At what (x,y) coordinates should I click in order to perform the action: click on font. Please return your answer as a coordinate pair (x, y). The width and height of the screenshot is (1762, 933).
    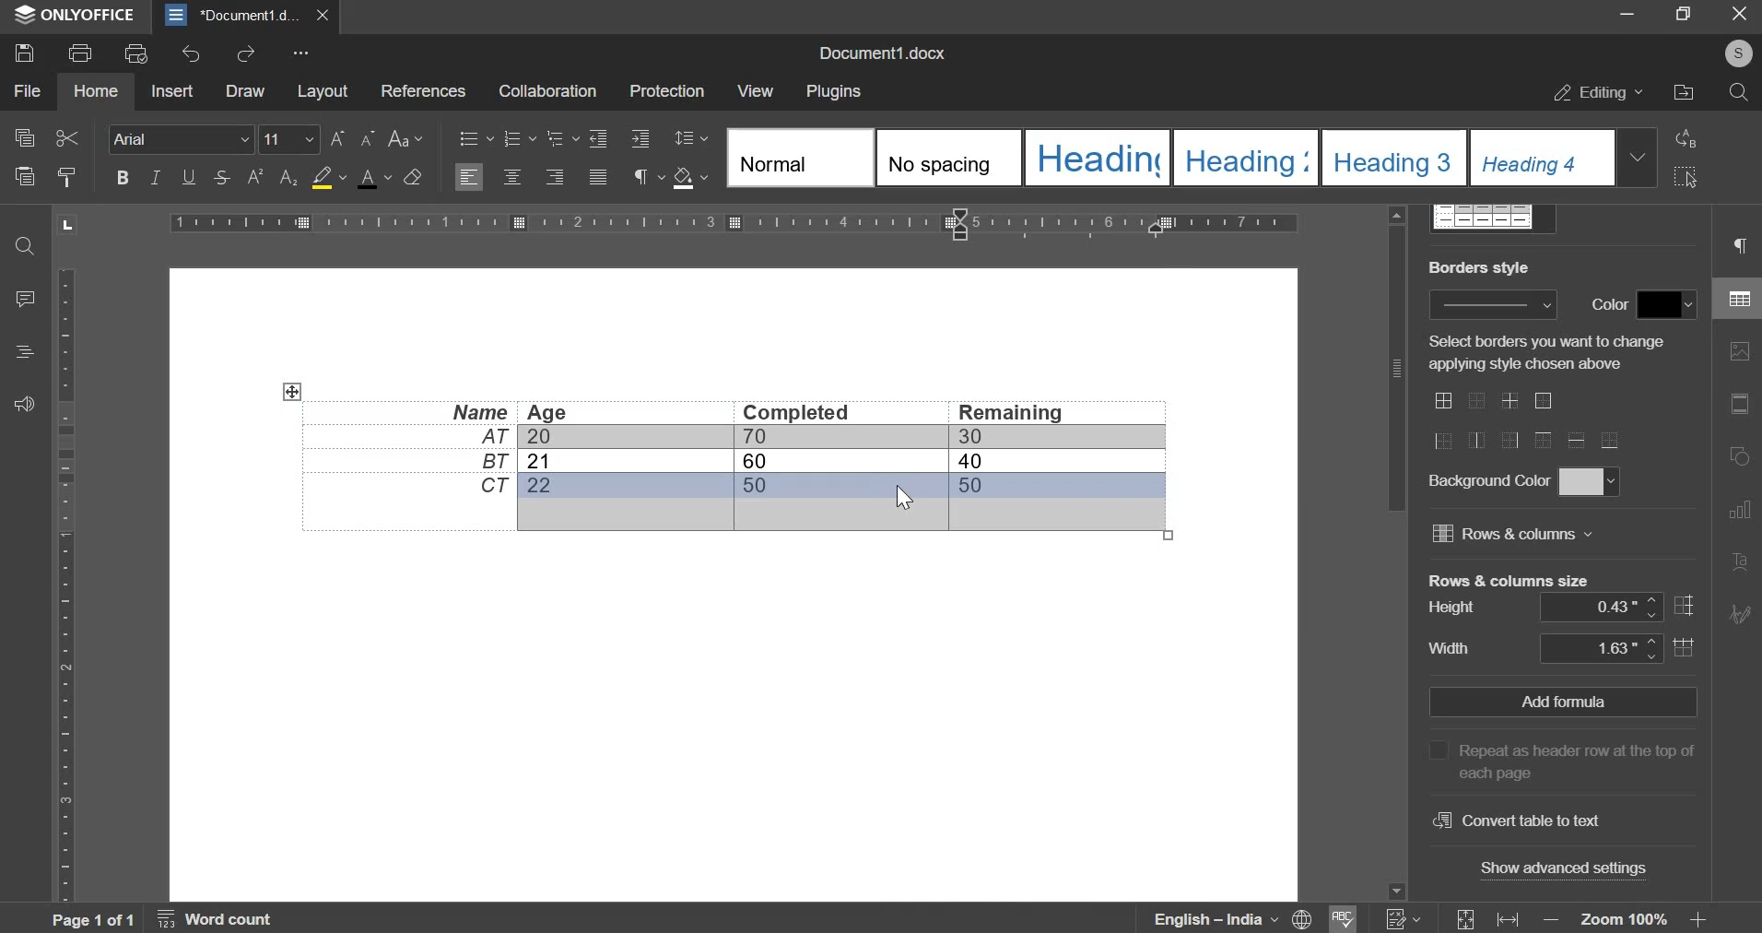
    Looking at the image, I should click on (181, 138).